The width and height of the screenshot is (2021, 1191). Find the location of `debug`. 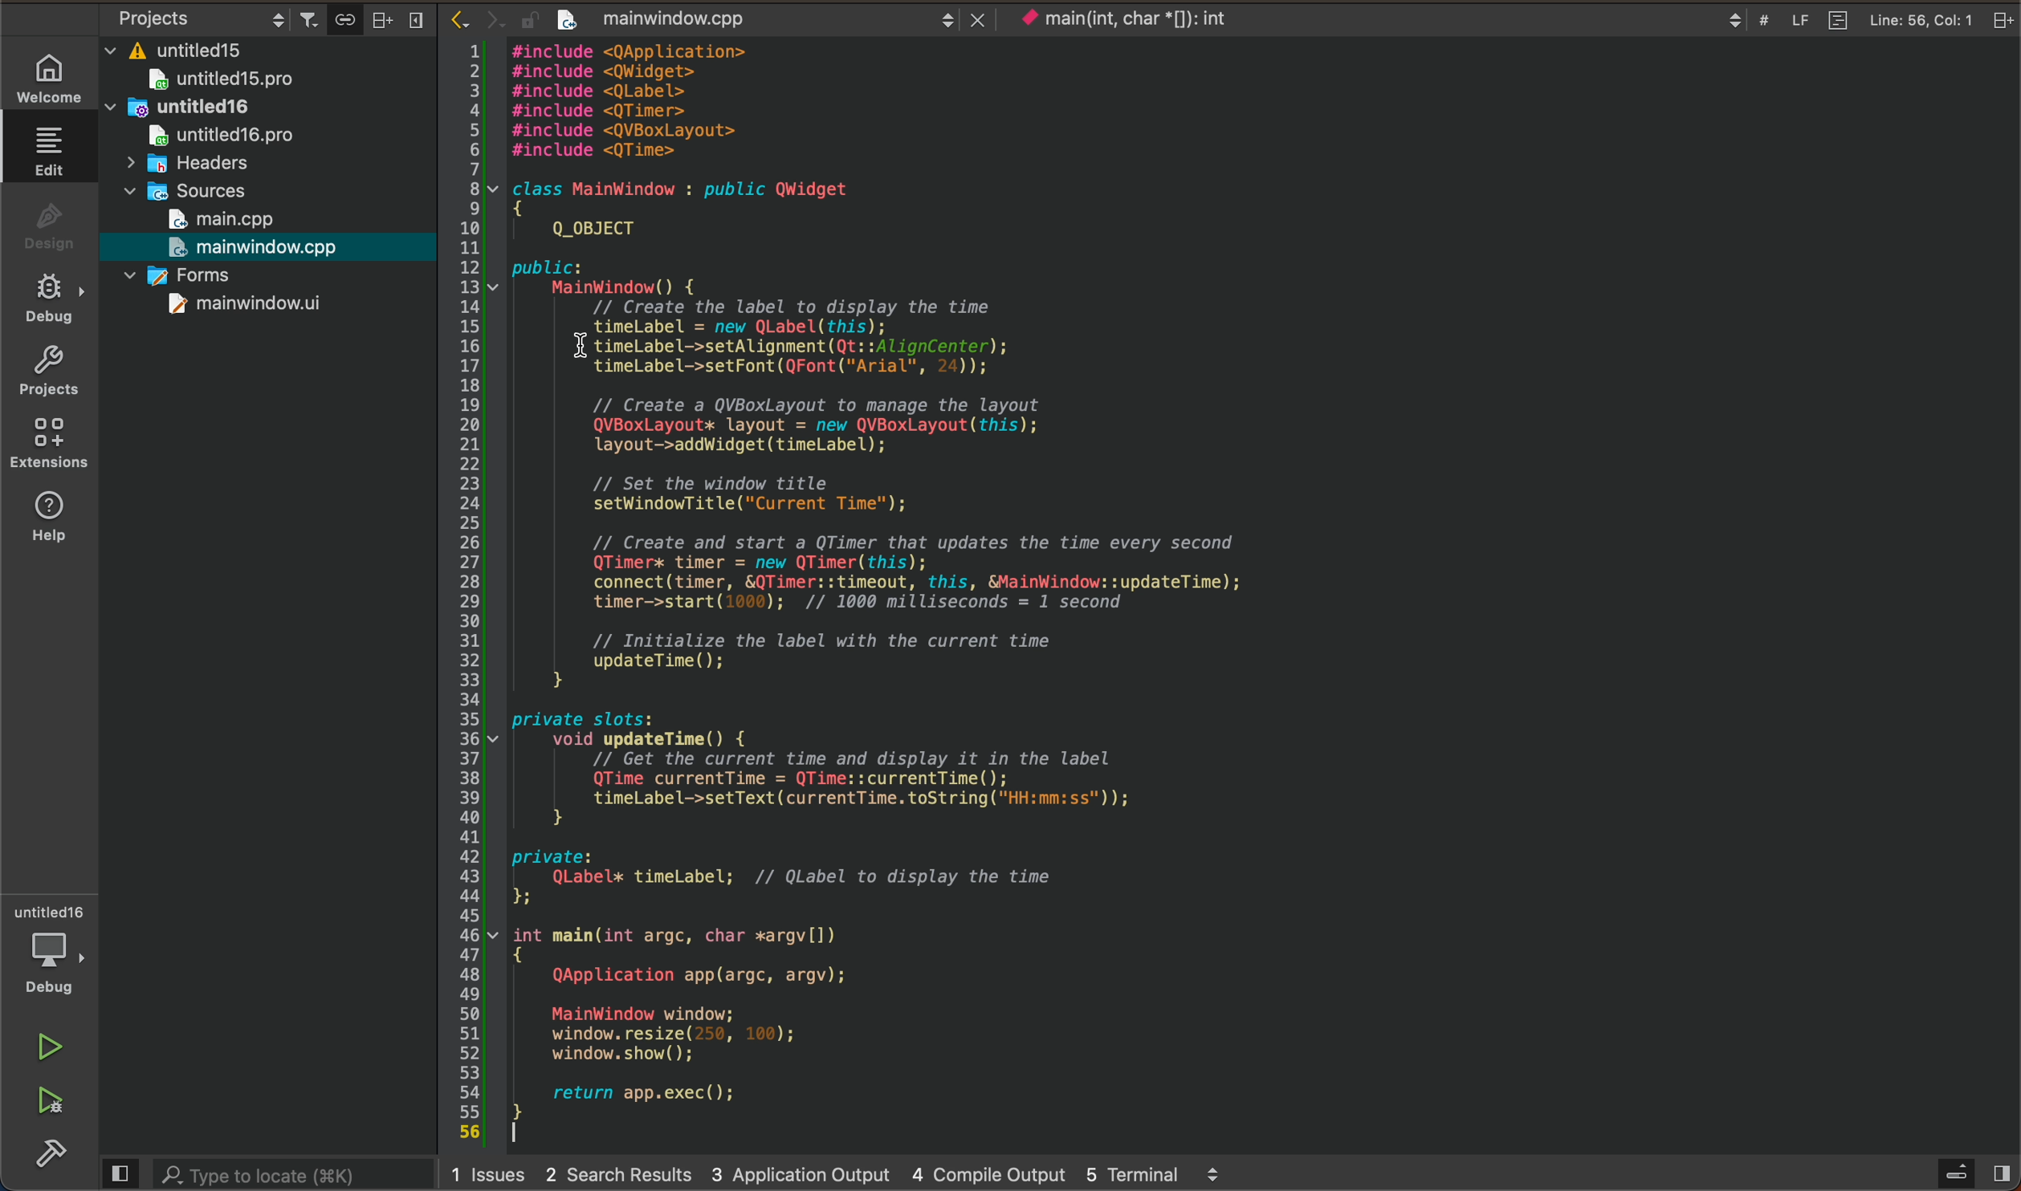

debug is located at coordinates (46, 296).